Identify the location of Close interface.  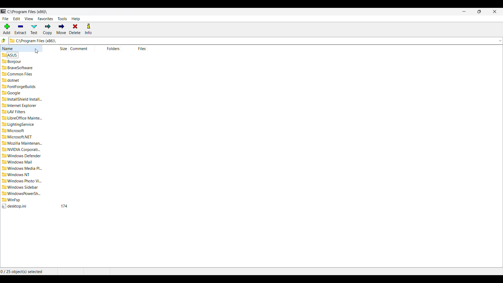
(495, 12).